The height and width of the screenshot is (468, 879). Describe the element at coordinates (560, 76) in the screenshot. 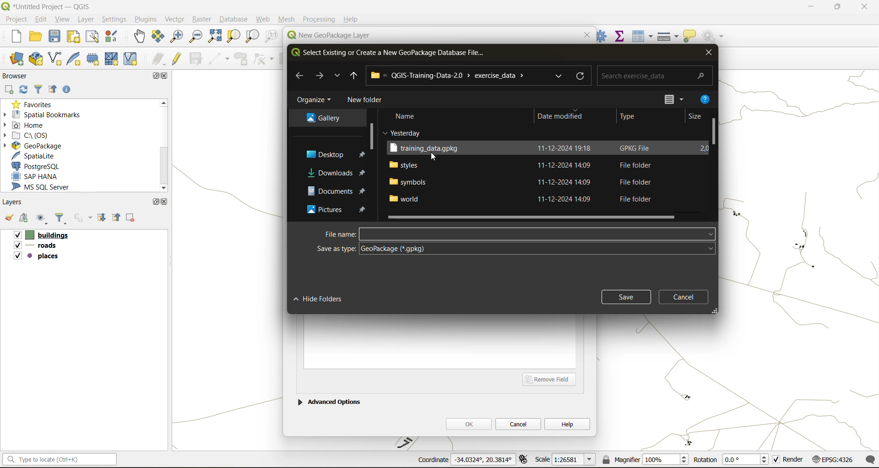

I see `explore` at that location.